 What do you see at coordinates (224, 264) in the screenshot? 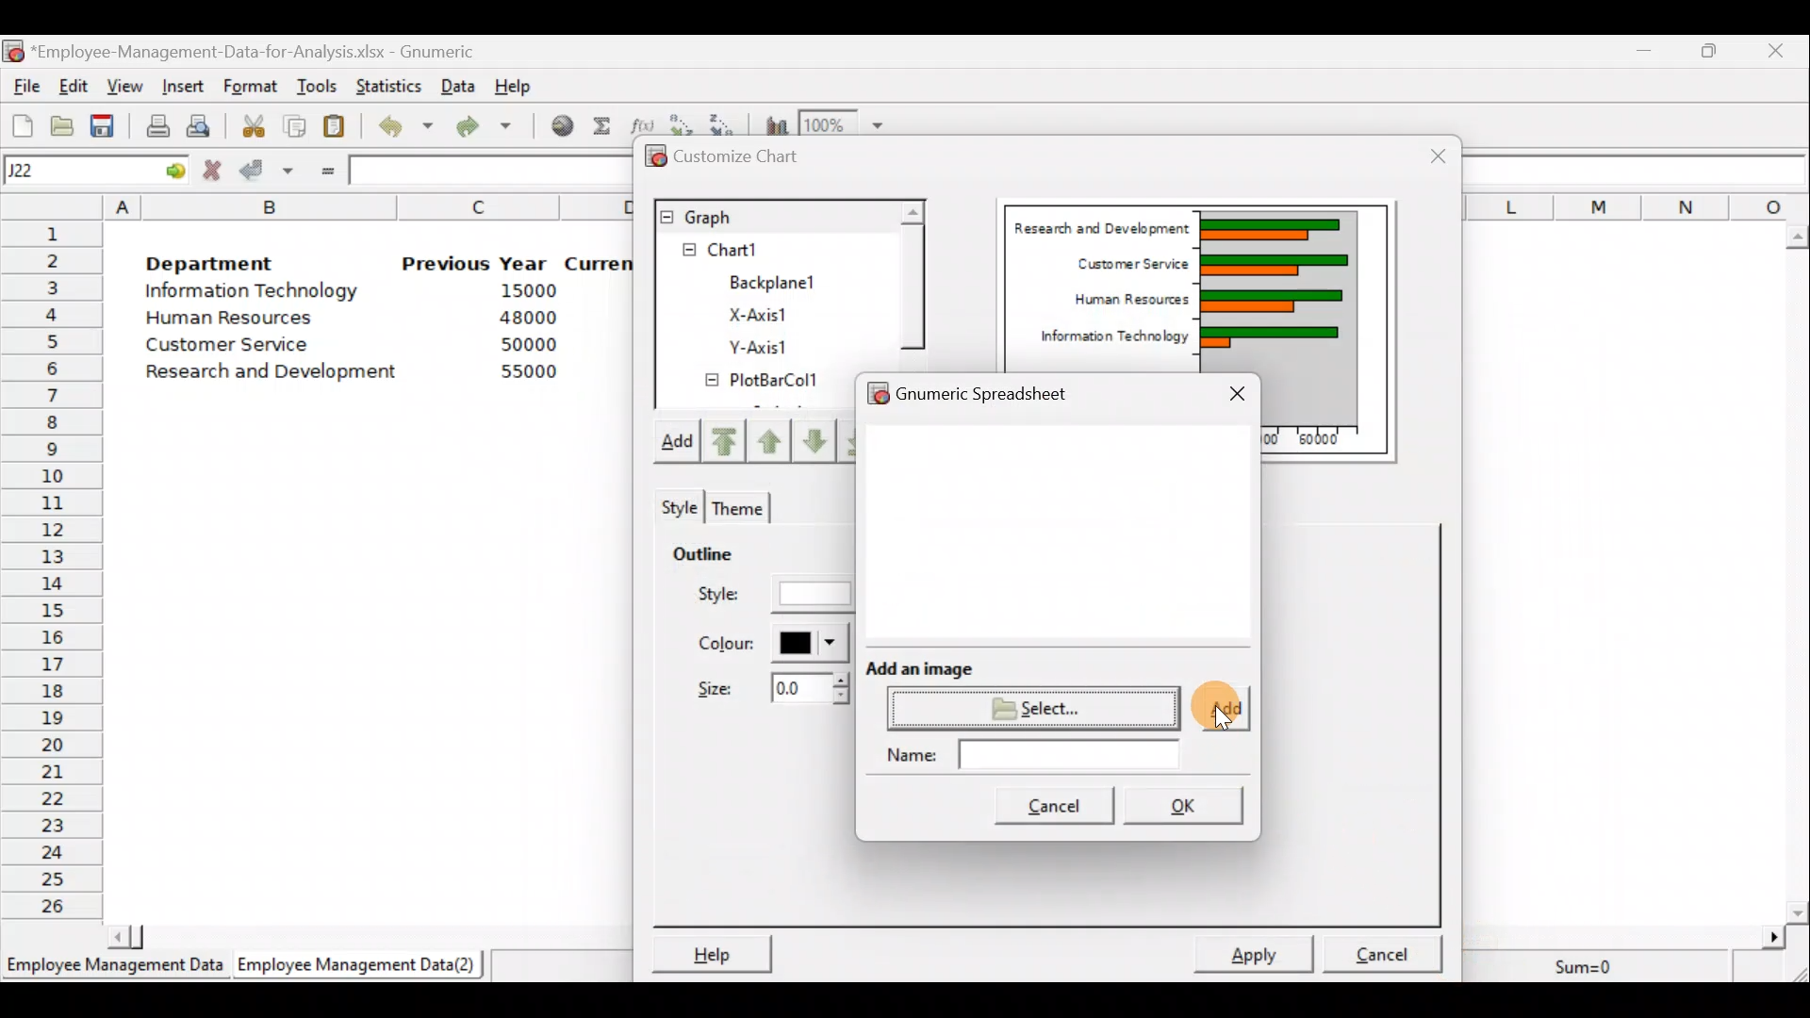
I see `Department` at bounding box center [224, 264].